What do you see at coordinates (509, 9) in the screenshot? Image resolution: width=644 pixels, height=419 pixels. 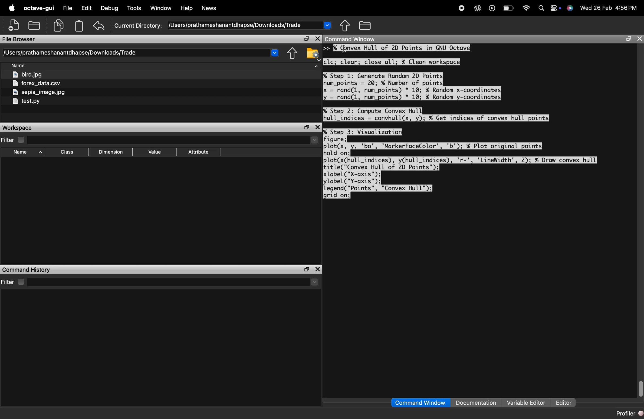 I see `Battery` at bounding box center [509, 9].